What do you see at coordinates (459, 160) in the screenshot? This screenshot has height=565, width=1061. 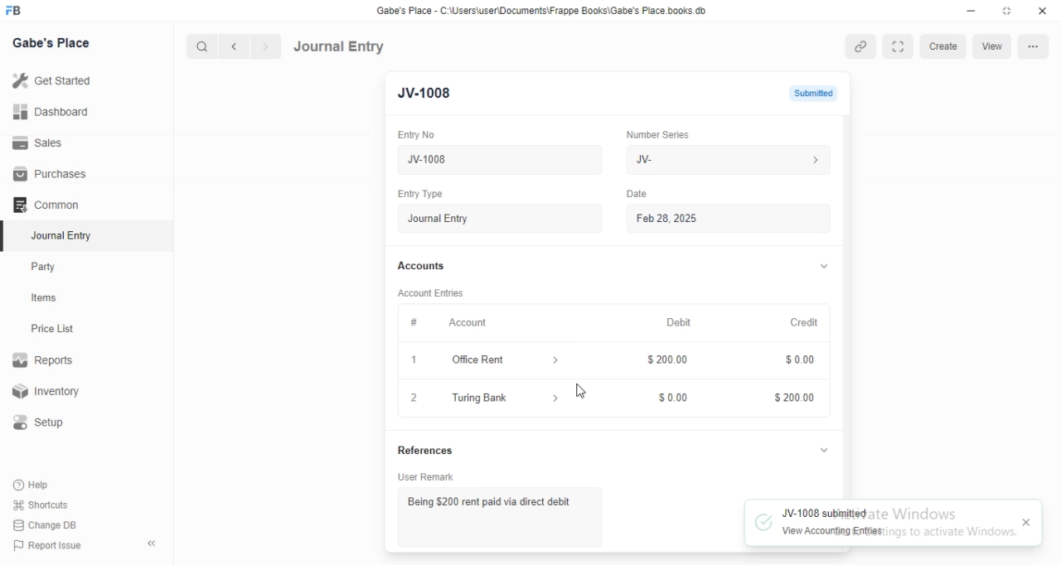 I see `Jv-1008` at bounding box center [459, 160].